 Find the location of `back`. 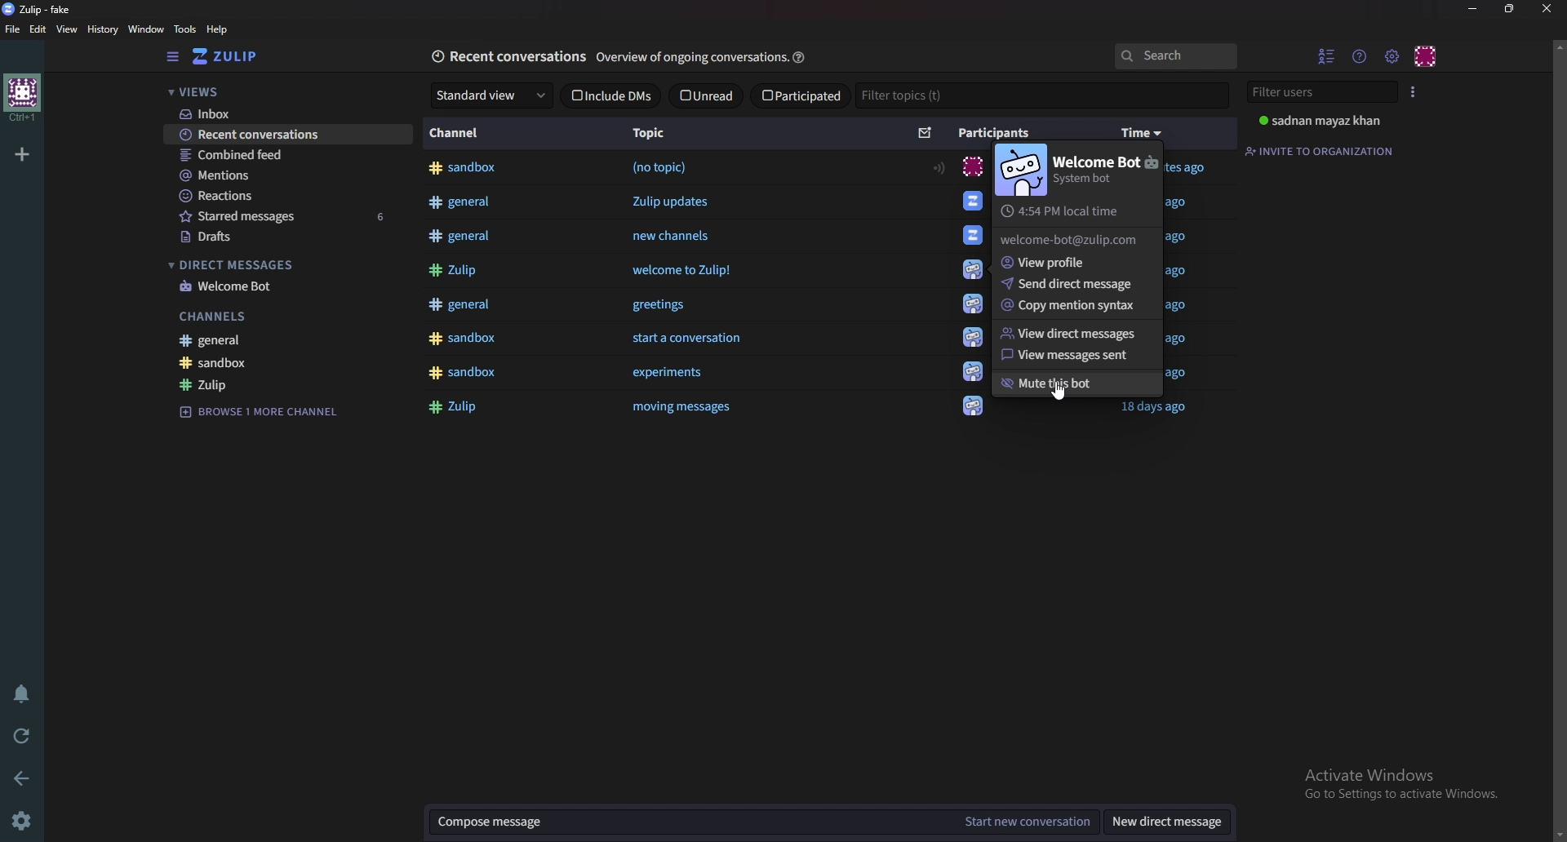

back is located at coordinates (18, 777).